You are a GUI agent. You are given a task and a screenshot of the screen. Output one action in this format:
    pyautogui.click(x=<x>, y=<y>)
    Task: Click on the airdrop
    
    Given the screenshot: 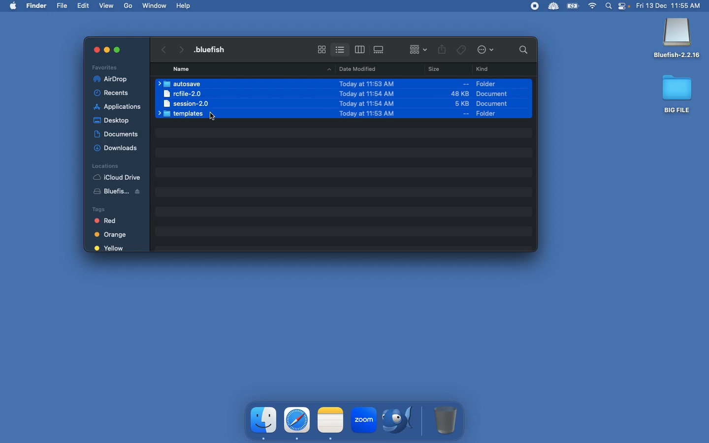 What is the action you would take?
    pyautogui.click(x=112, y=79)
    